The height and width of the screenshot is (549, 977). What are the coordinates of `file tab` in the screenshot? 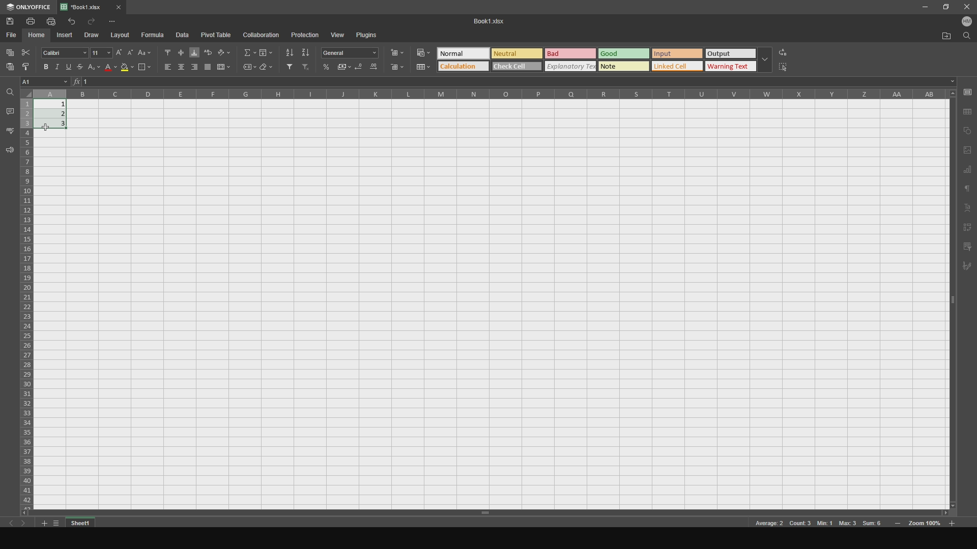 It's located at (103, 6).